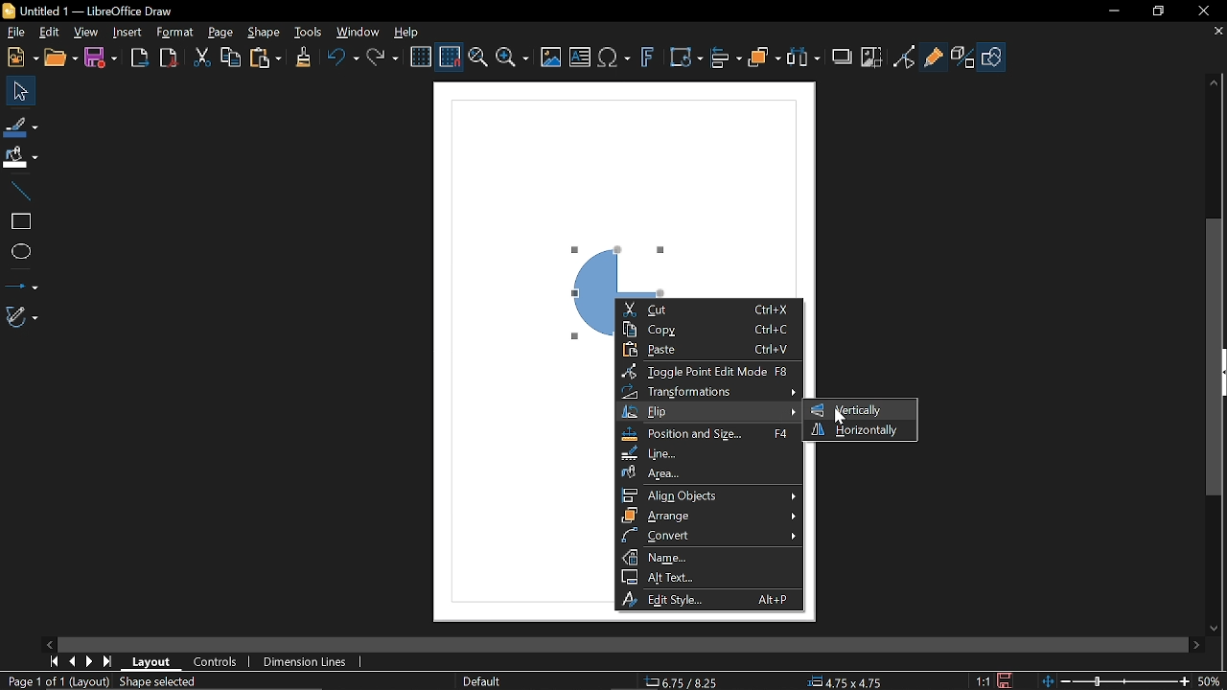 The height and width of the screenshot is (690, 1227). I want to click on Zoom and pan, so click(477, 59).